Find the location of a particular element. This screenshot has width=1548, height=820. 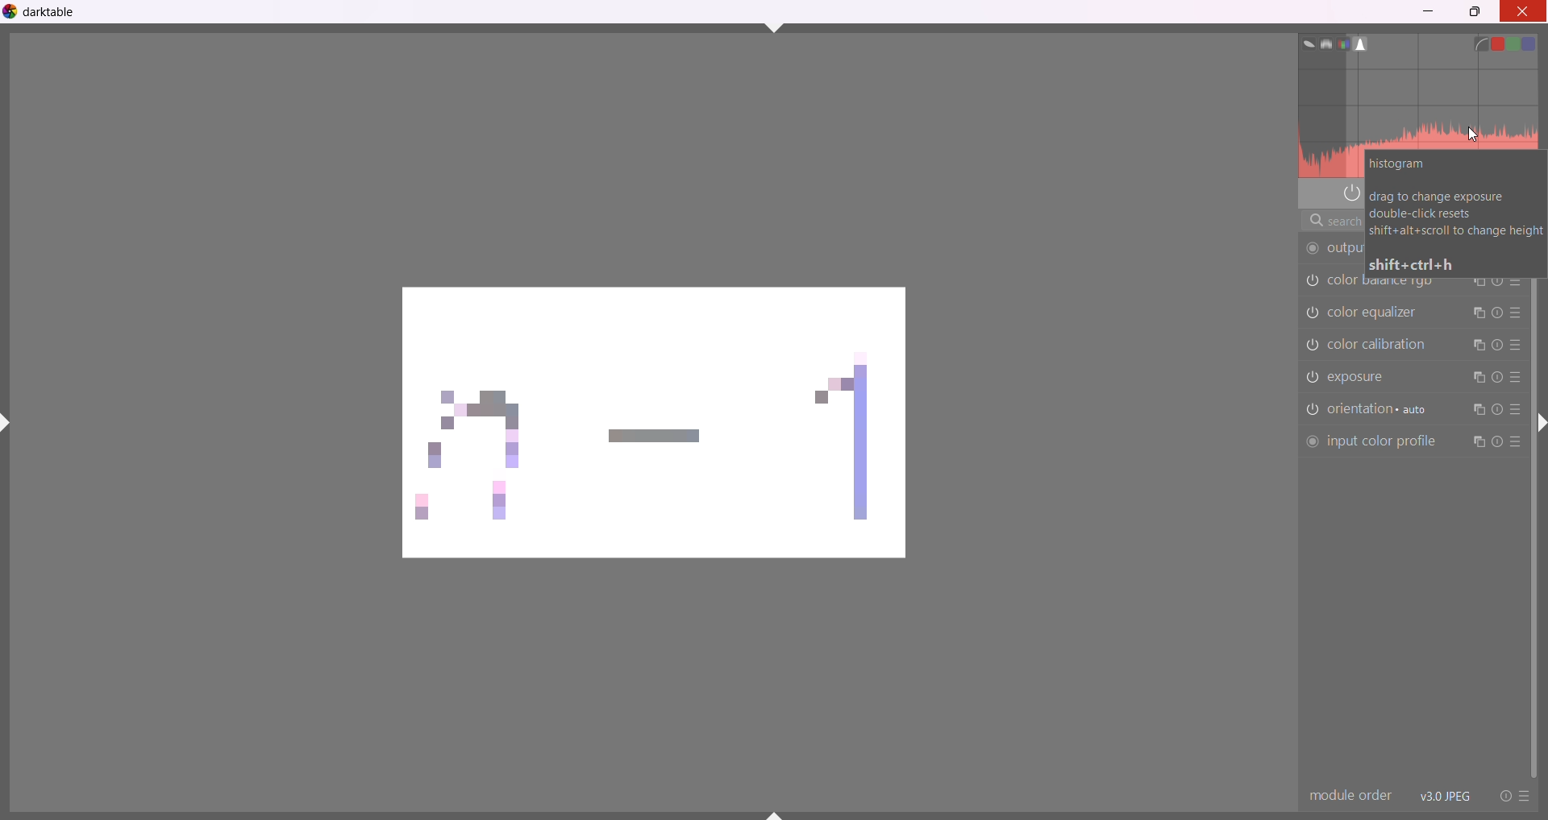

histogram is located at coordinates (1419, 102).